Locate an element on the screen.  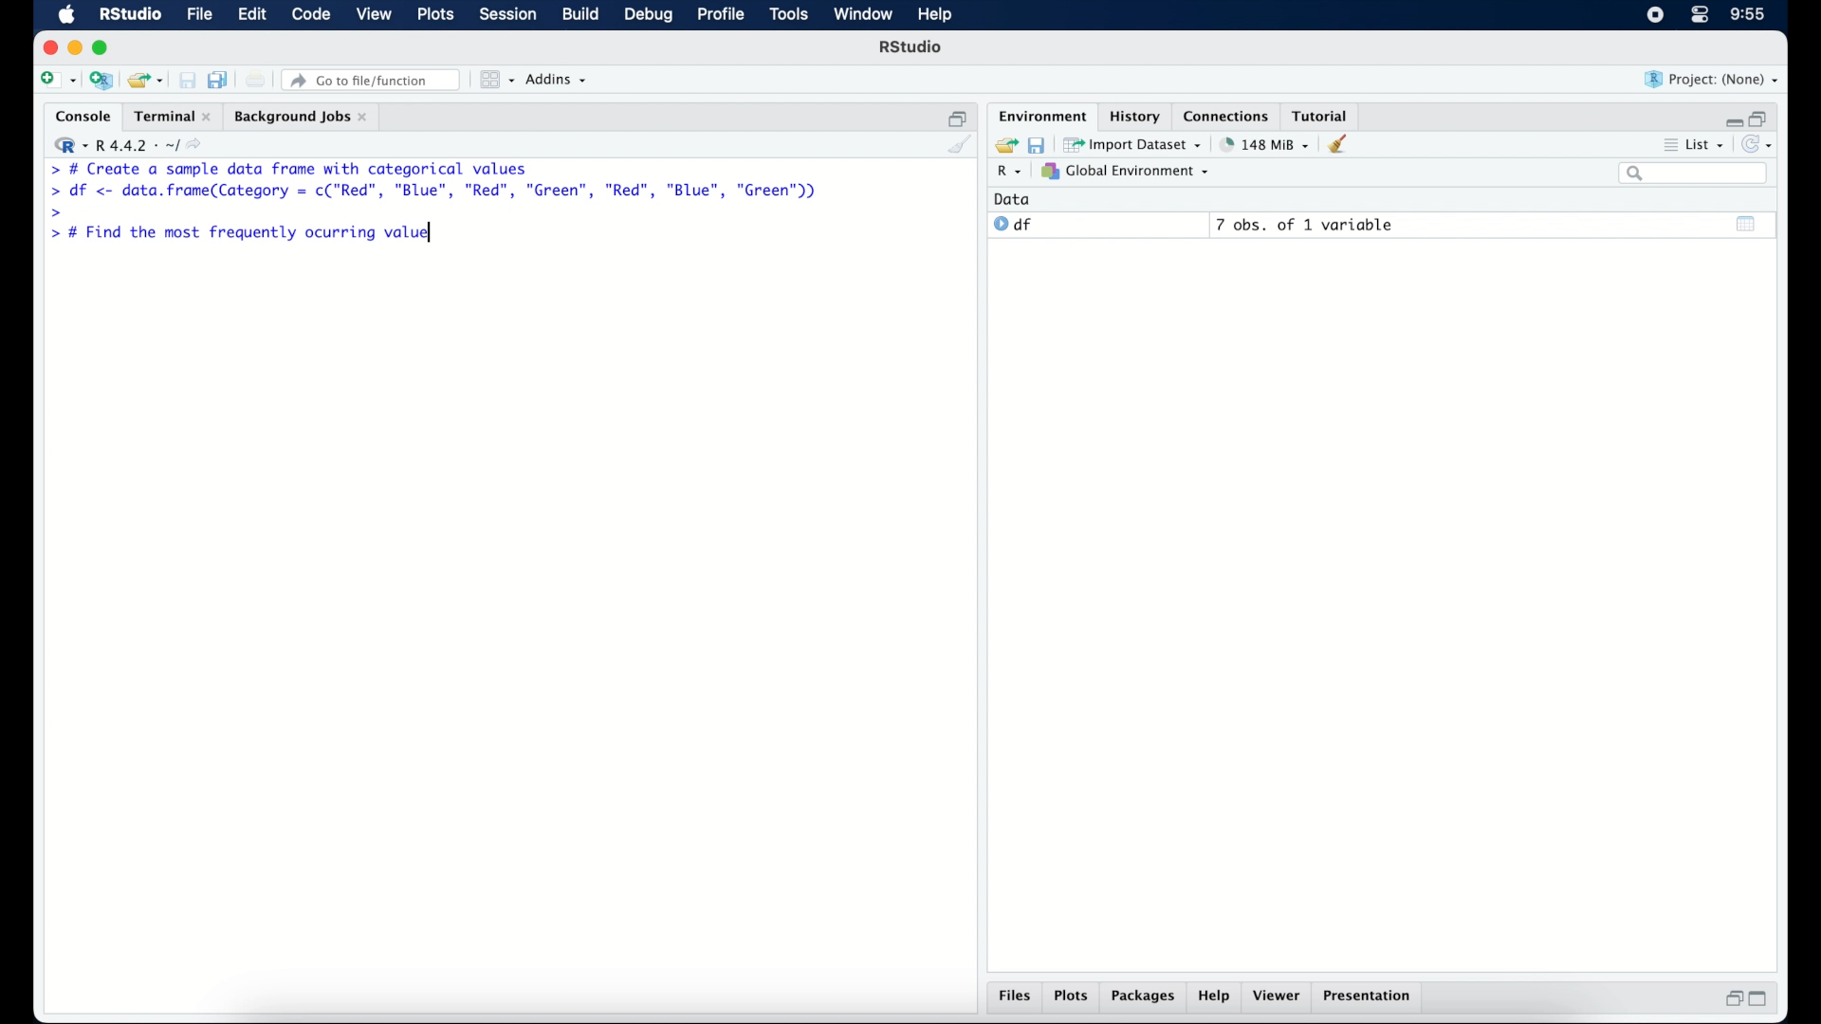
142 MB is located at coordinates (1265, 143).